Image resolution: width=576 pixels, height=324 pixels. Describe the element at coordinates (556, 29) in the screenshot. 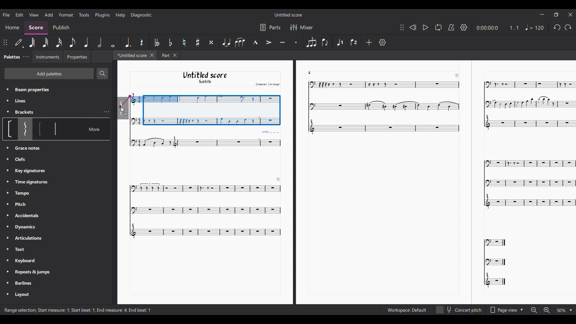

I see `redo` at that location.